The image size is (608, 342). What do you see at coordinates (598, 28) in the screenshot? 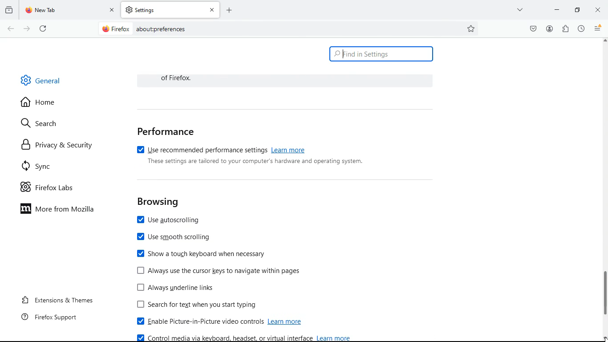
I see `menu` at bounding box center [598, 28].